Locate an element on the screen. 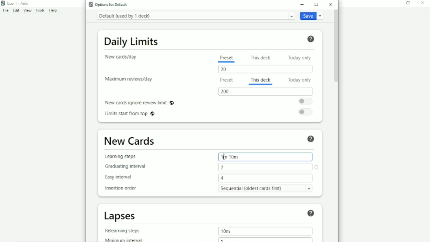  File is located at coordinates (6, 11).